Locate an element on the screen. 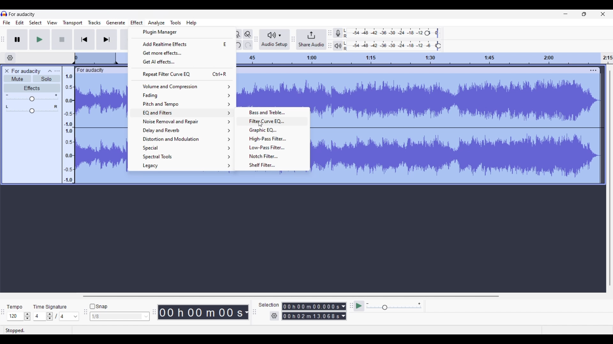  Increase/Decrease time signature is located at coordinates (50, 316).